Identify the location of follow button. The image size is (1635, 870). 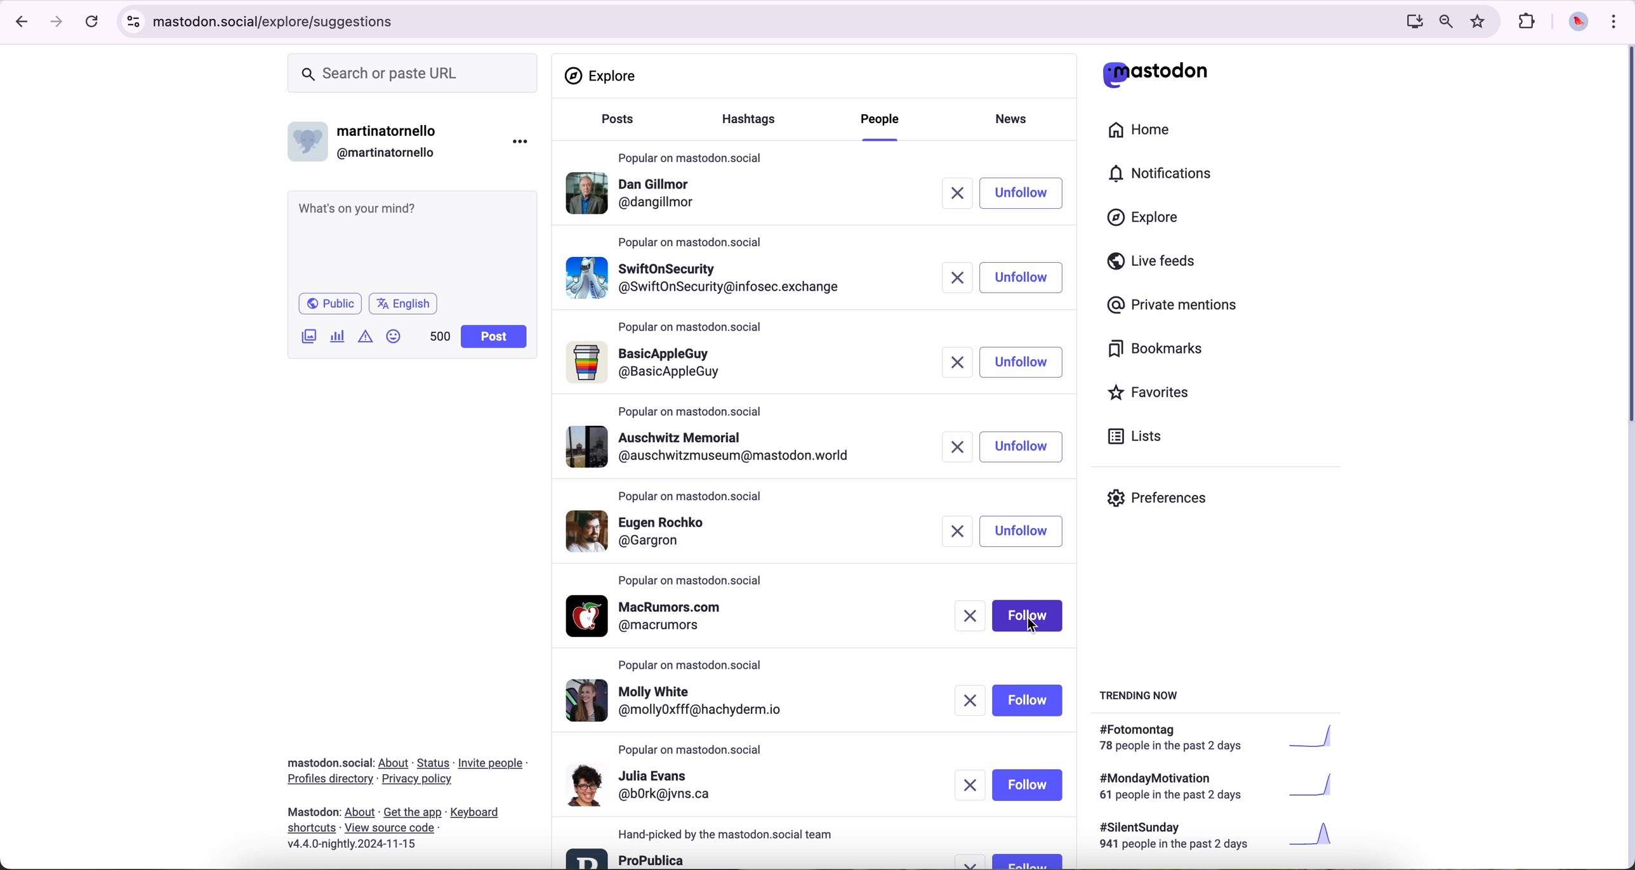
(1029, 785).